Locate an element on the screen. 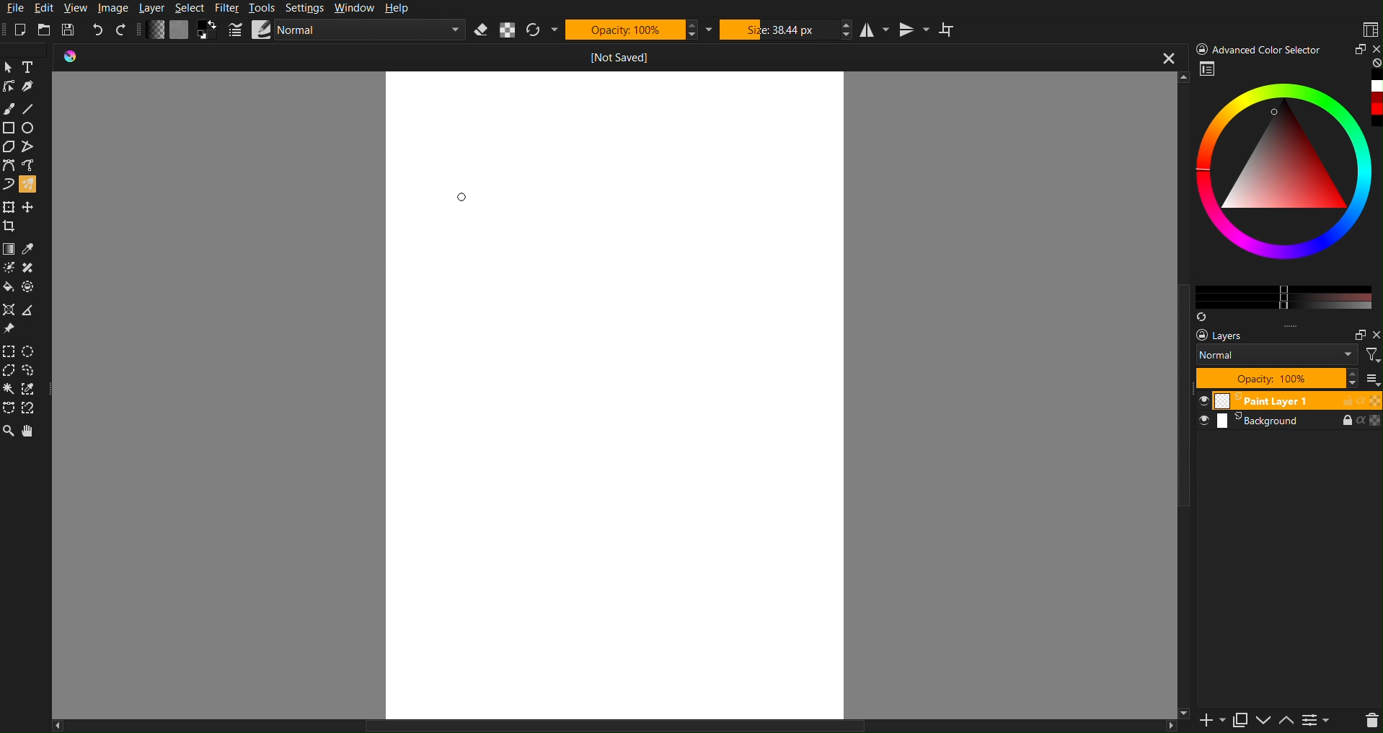 The height and width of the screenshot is (733, 1383). Normal is located at coordinates (1277, 354).